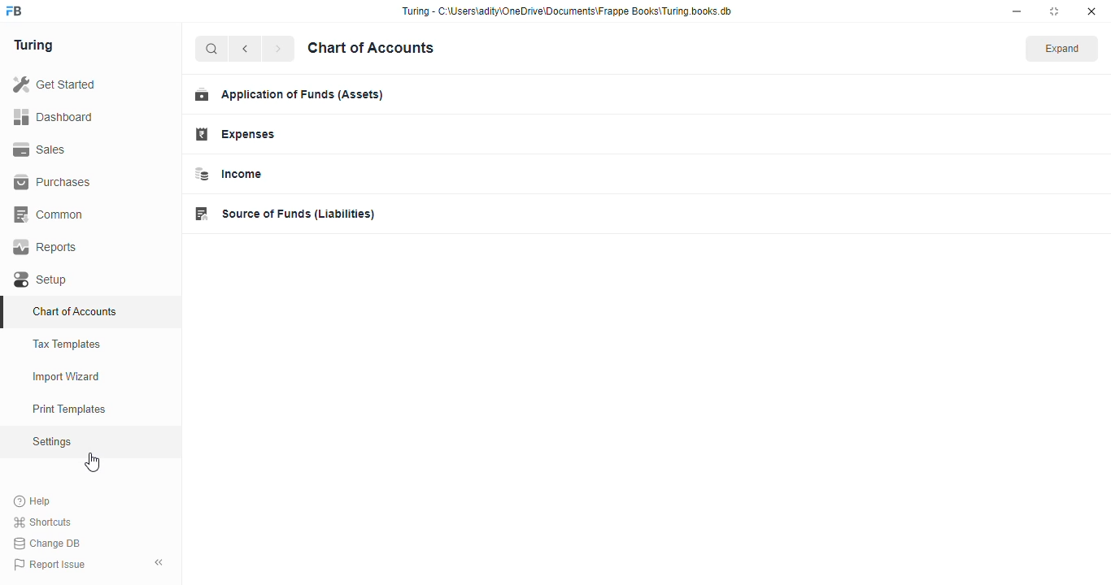  What do you see at coordinates (35, 500) in the screenshot?
I see `Help` at bounding box center [35, 500].